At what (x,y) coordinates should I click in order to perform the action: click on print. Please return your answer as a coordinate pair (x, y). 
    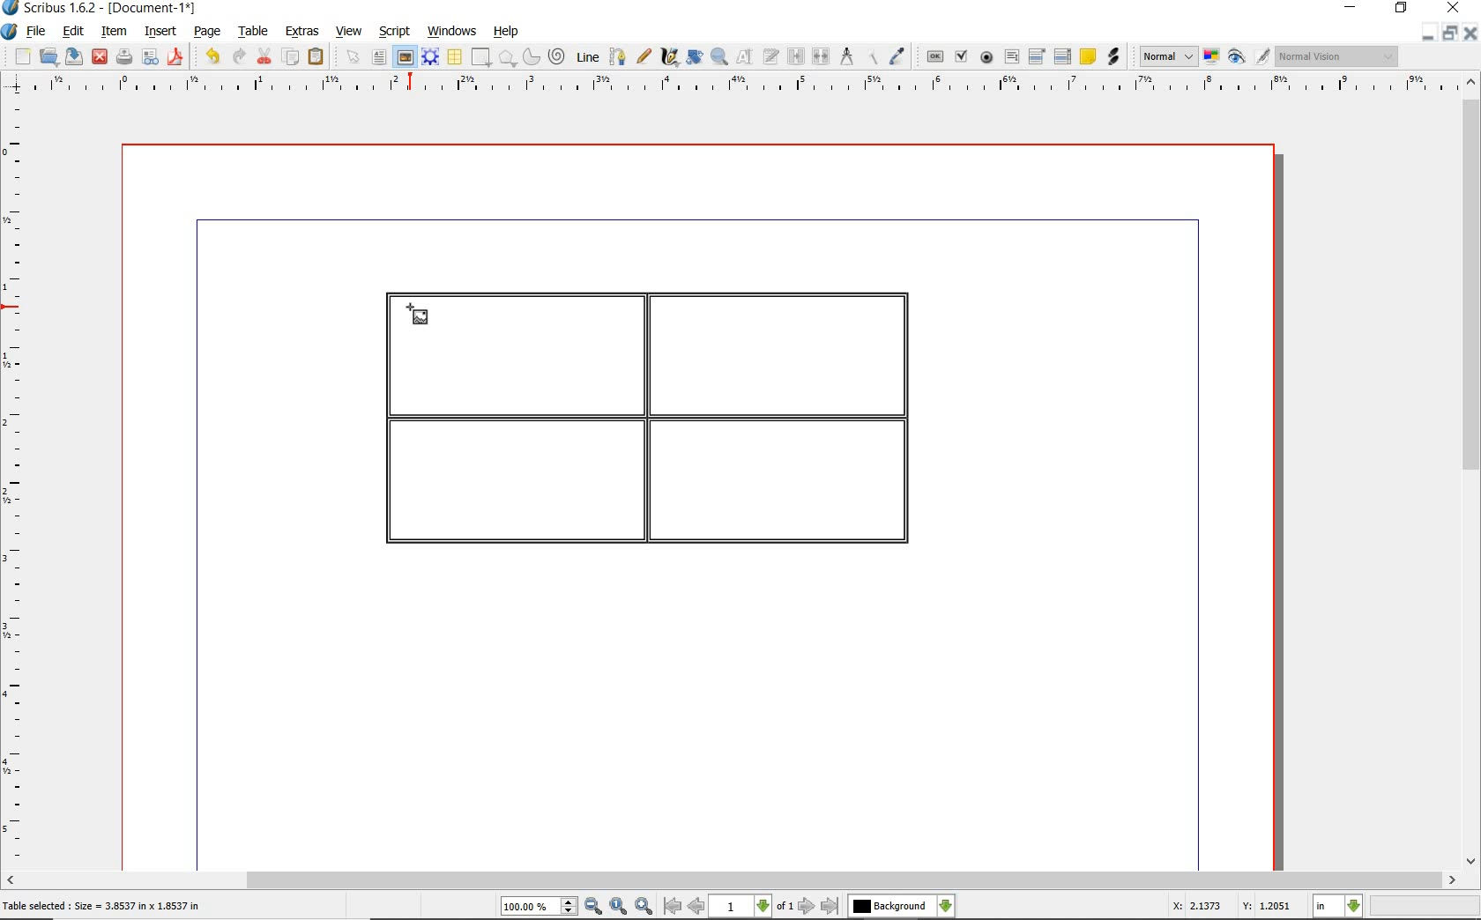
    Looking at the image, I should click on (123, 56).